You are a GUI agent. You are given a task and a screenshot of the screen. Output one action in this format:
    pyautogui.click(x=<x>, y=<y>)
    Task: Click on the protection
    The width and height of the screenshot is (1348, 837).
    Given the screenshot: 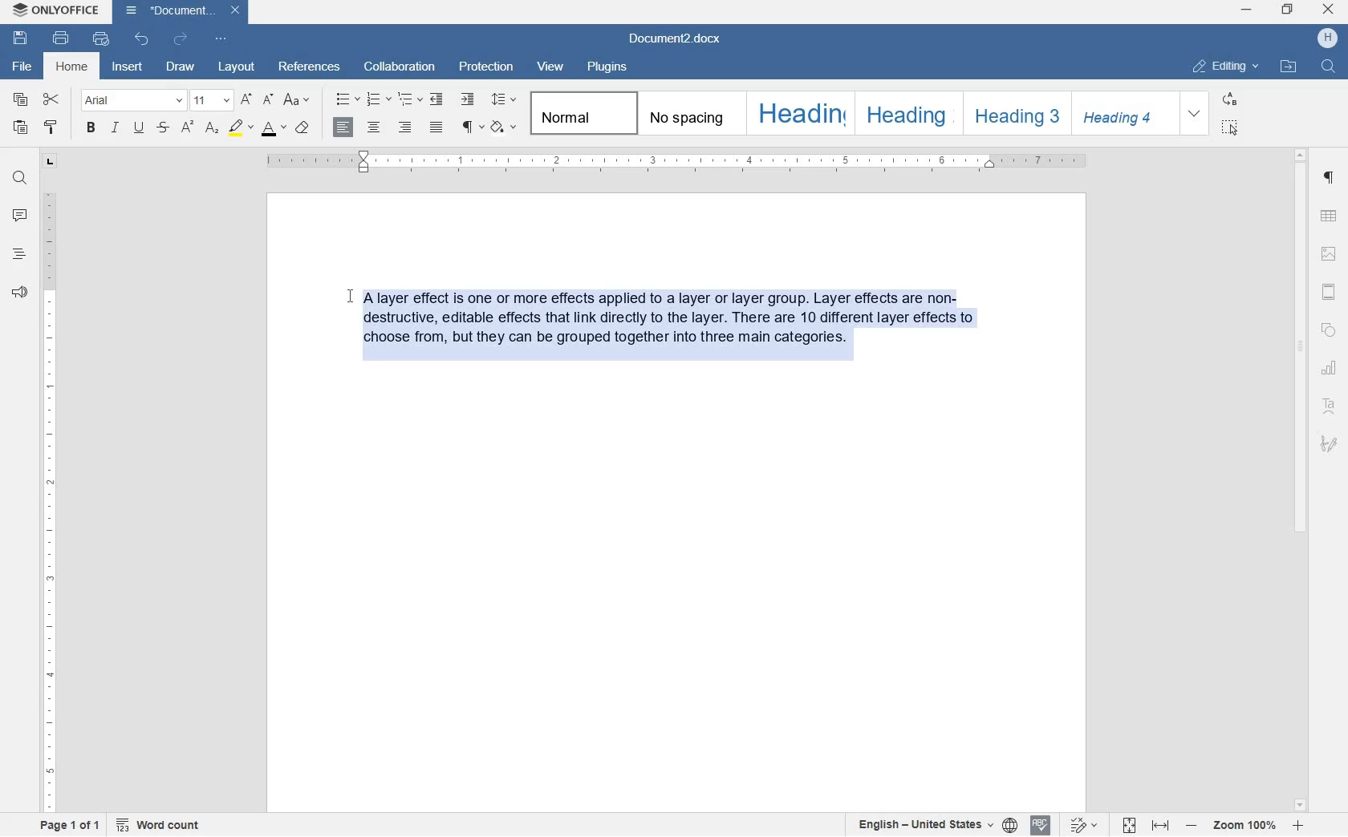 What is the action you would take?
    pyautogui.click(x=484, y=68)
    